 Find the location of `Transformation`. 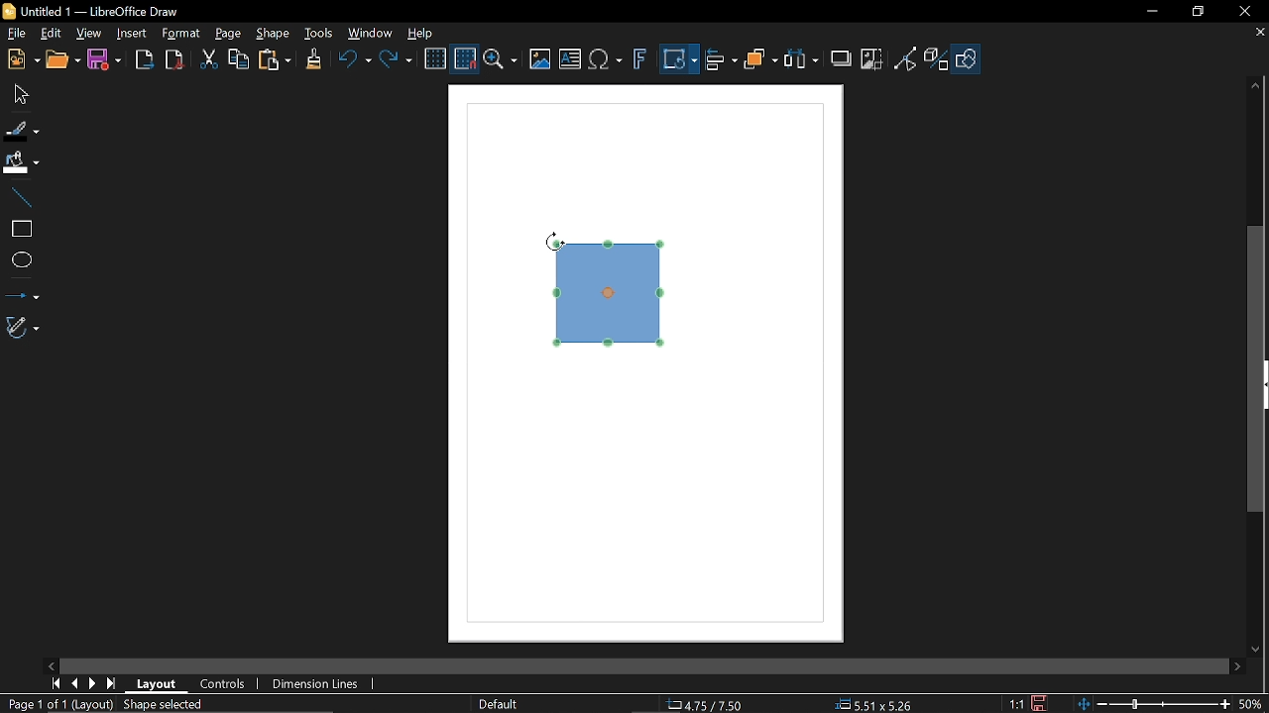

Transformation is located at coordinates (679, 60).